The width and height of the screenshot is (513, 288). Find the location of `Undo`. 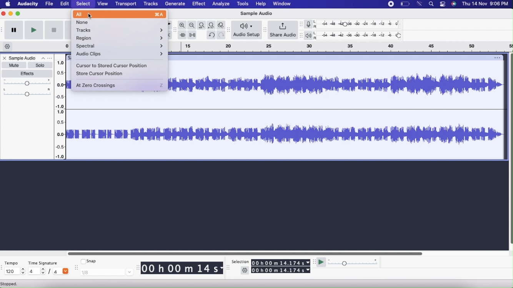

Undo is located at coordinates (212, 35).